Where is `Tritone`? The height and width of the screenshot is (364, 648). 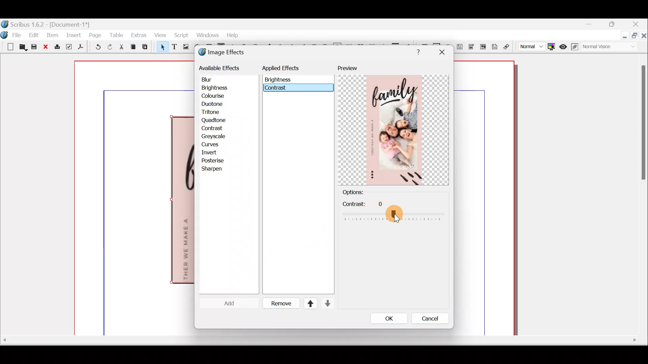 Tritone is located at coordinates (214, 113).